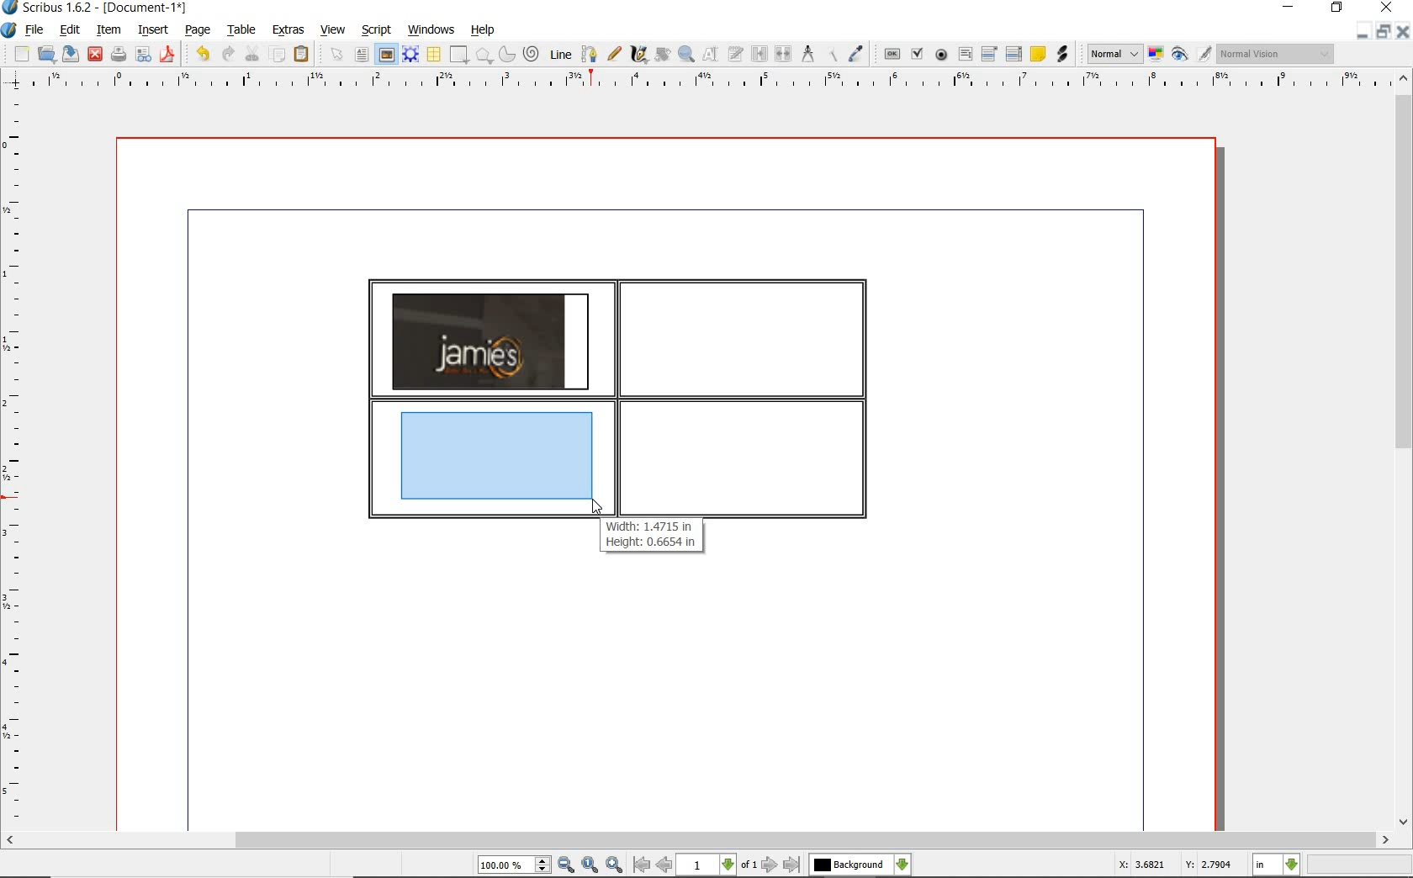 This screenshot has height=878, width=1413. I want to click on close, so click(1402, 32).